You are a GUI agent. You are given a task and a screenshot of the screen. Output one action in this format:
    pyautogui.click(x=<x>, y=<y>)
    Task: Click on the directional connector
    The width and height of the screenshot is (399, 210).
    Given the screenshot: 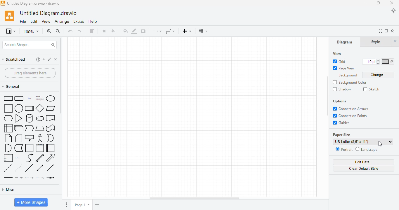 What is the action you would take?
    pyautogui.click(x=50, y=167)
    